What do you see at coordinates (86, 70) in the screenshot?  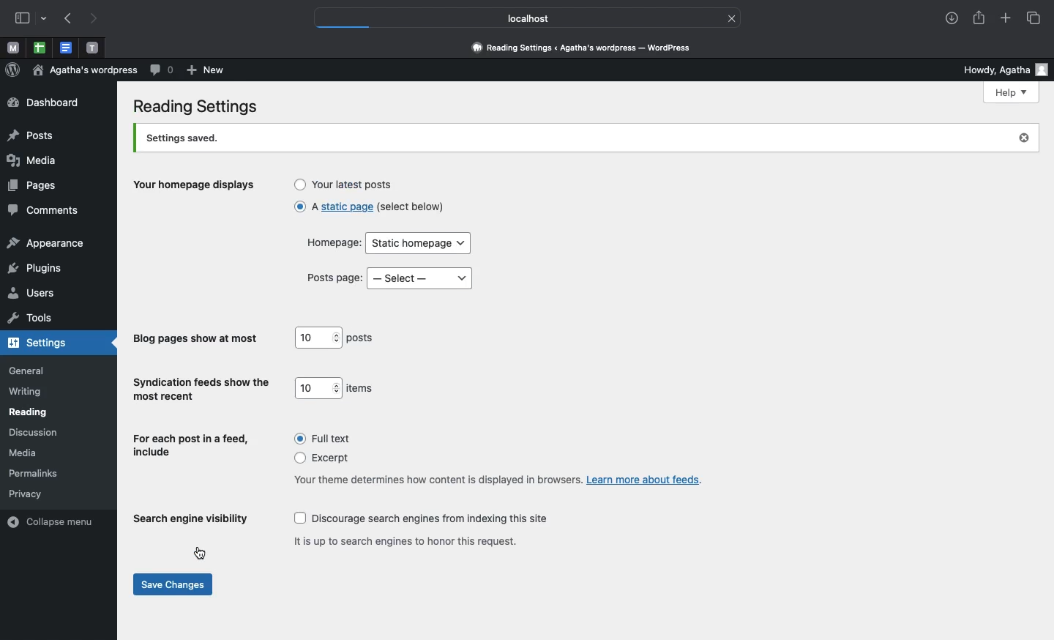 I see `Wordpress name` at bounding box center [86, 70].